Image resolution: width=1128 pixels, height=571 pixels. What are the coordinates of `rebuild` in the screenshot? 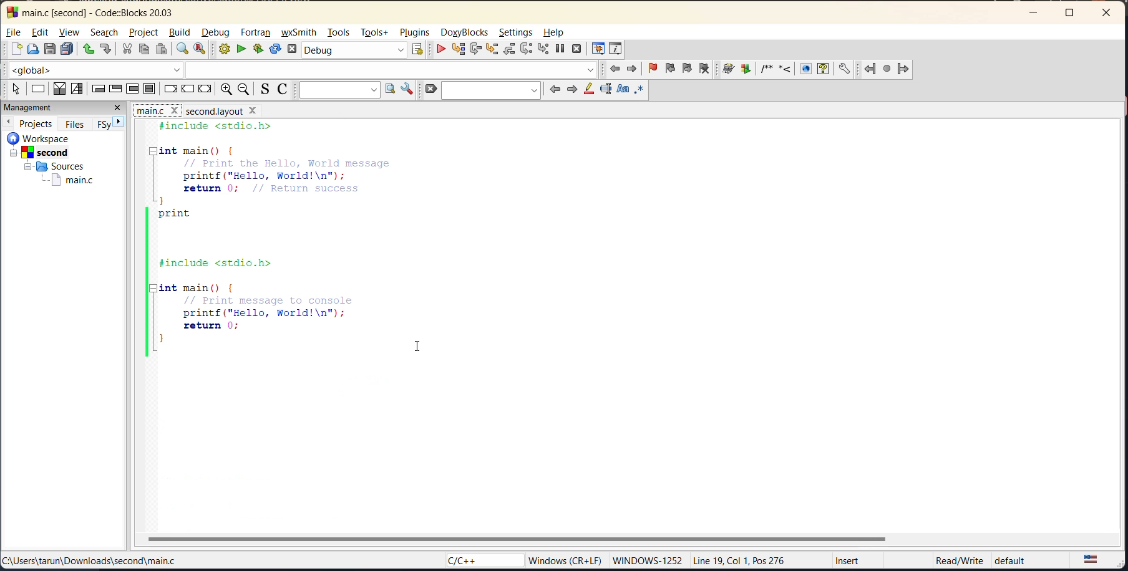 It's located at (275, 49).